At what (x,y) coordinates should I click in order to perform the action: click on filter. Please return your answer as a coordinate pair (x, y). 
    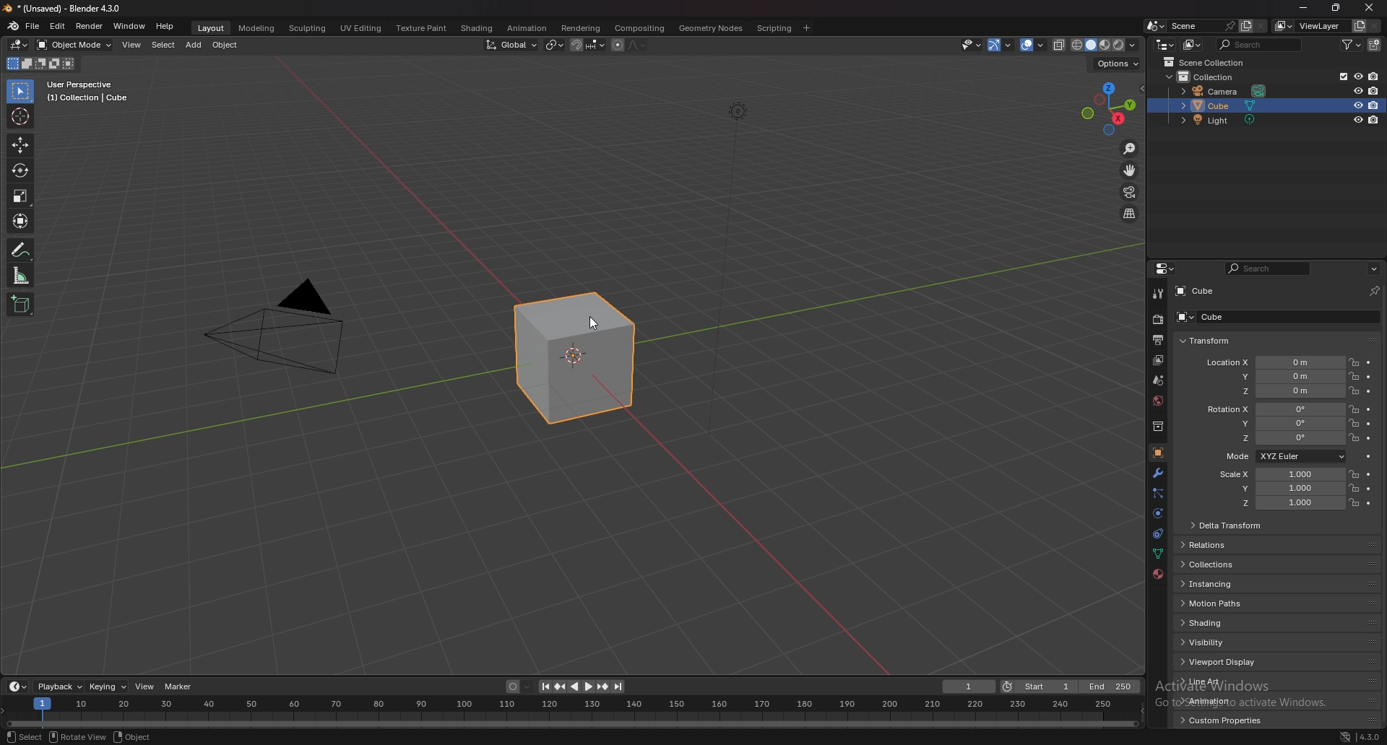
    Looking at the image, I should click on (1350, 45).